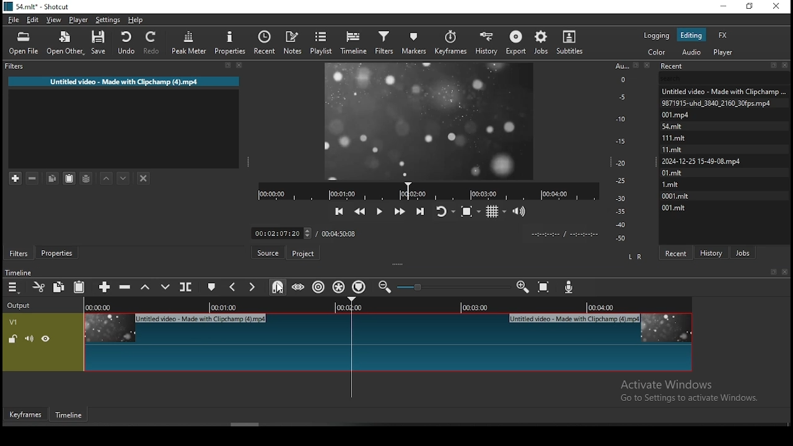 This screenshot has width=793, height=446. What do you see at coordinates (145, 287) in the screenshot?
I see `lift` at bounding box center [145, 287].